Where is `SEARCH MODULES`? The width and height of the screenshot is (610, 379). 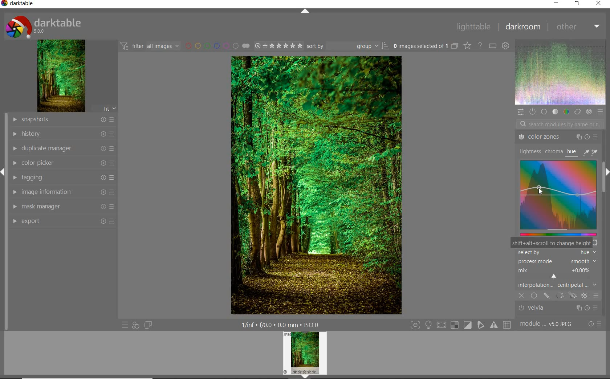
SEARCH MODULES is located at coordinates (560, 124).